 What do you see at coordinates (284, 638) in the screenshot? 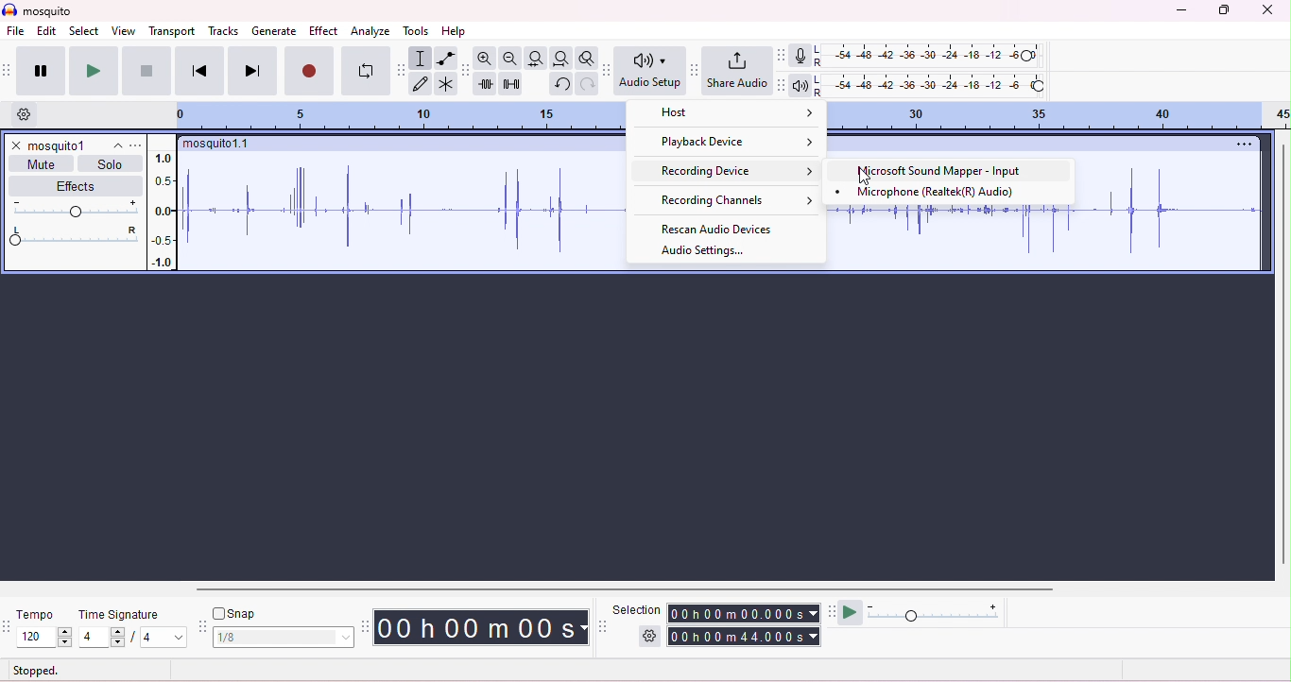
I see `select snap` at bounding box center [284, 638].